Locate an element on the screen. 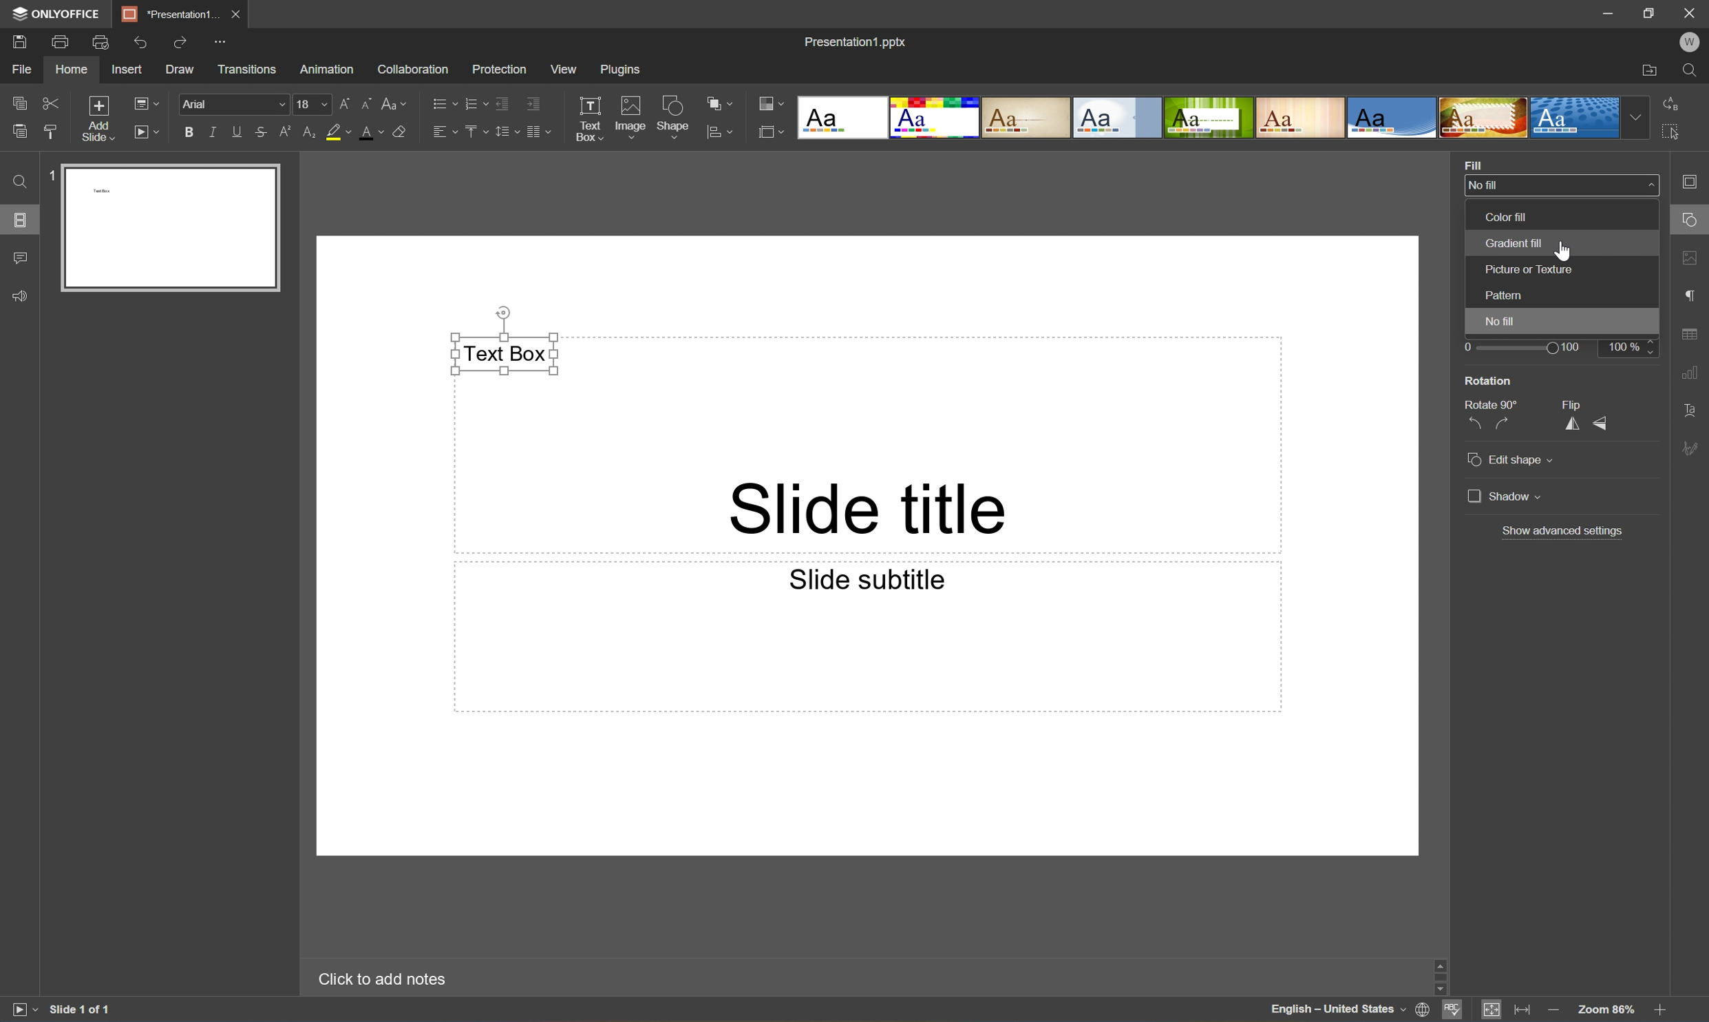 This screenshot has height=1022, width=1709. Slide title is located at coordinates (873, 510).